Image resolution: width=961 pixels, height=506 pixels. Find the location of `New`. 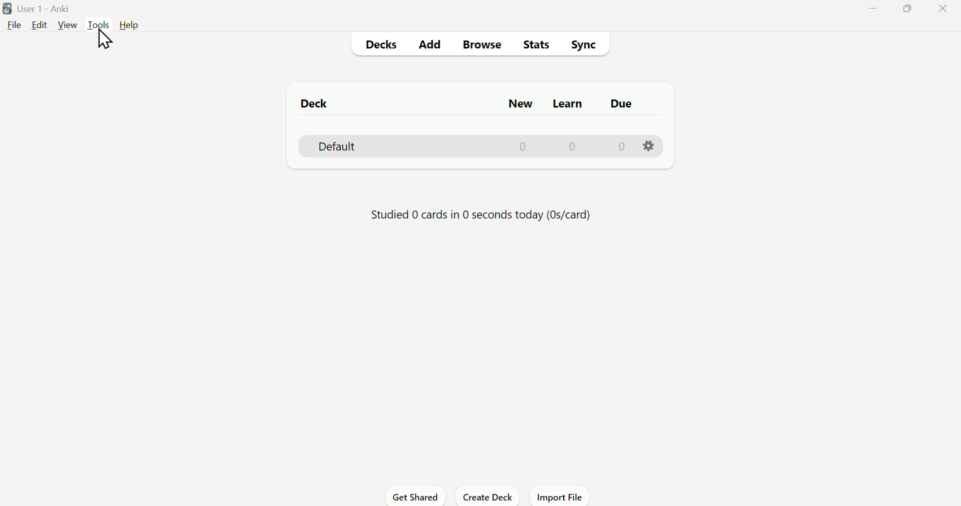

New is located at coordinates (526, 102).